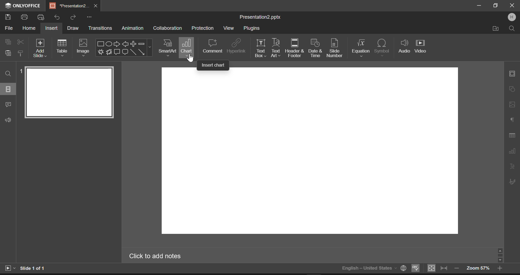  What do you see at coordinates (159, 256) in the screenshot?
I see `Click to add notes` at bounding box center [159, 256].